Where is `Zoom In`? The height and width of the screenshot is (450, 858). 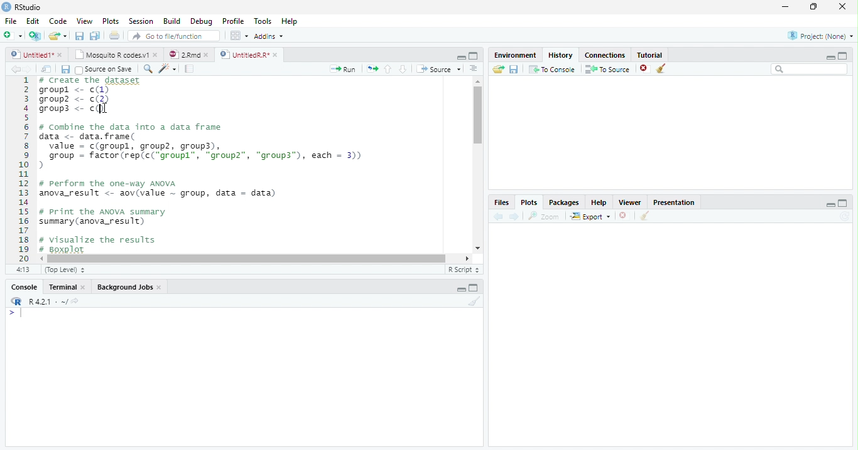
Zoom In is located at coordinates (147, 70).